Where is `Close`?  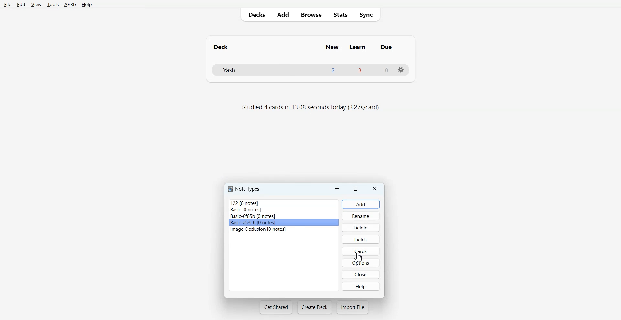
Close is located at coordinates (361, 274).